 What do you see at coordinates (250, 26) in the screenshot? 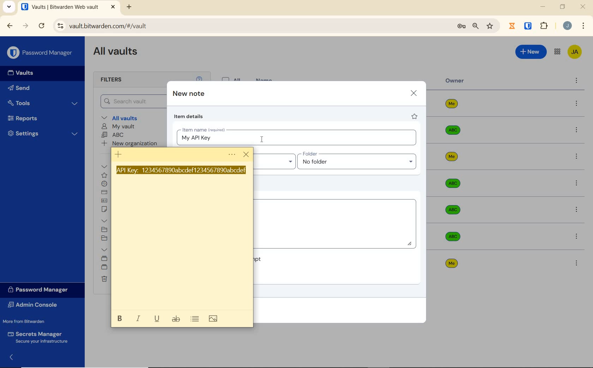
I see `address bar` at bounding box center [250, 26].